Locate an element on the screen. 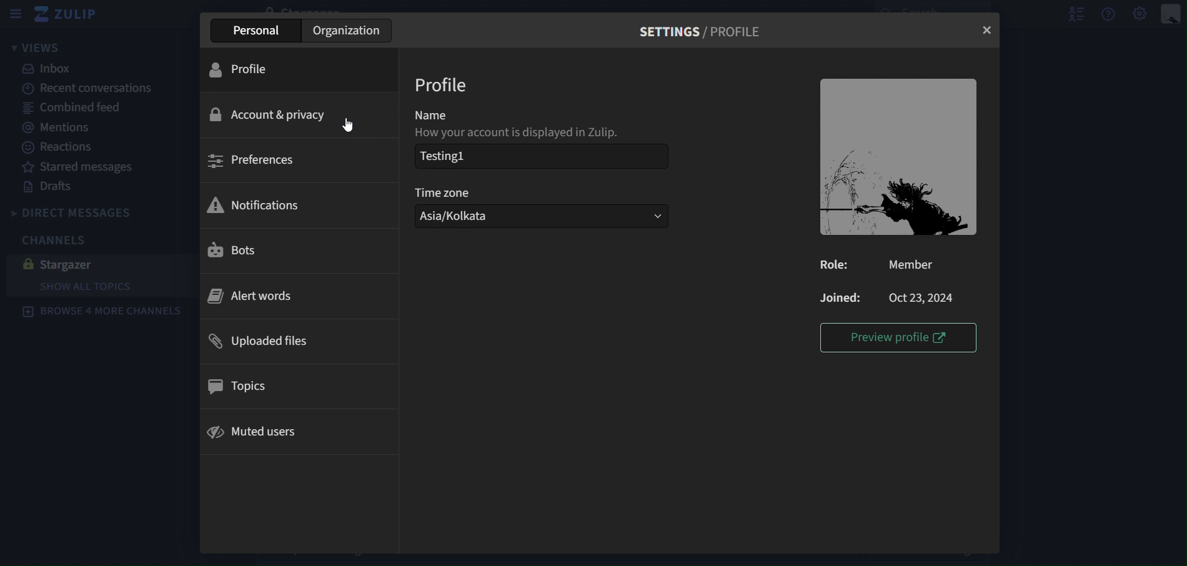 Image resolution: width=1187 pixels, height=566 pixels. close is located at coordinates (989, 29).